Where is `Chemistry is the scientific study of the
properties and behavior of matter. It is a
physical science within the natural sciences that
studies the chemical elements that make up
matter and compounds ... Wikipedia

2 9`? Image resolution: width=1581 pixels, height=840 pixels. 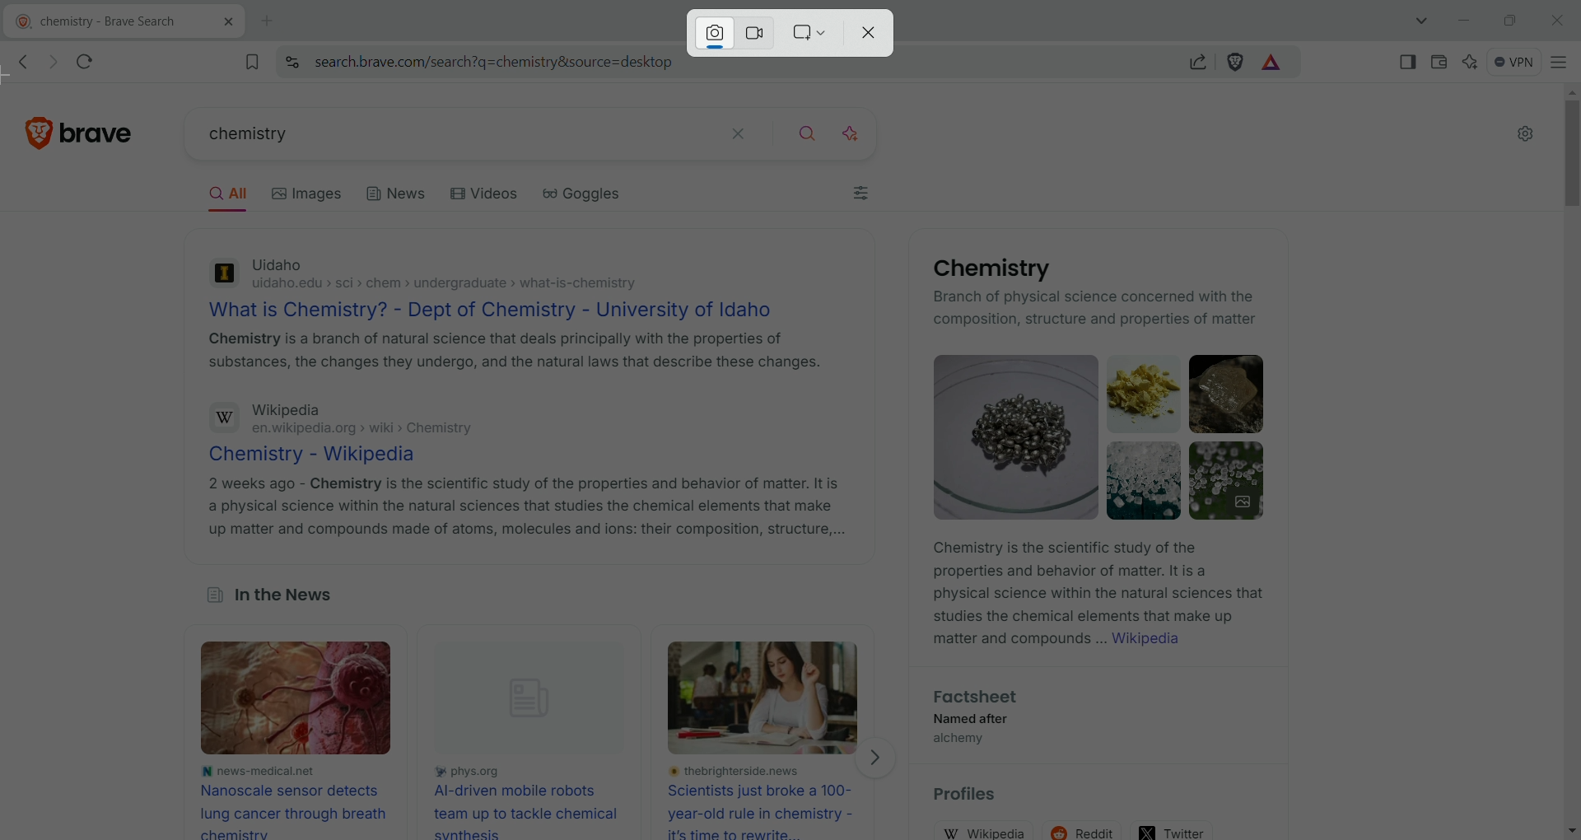 Chemistry is the scientific study of the
properties and behavior of matter. It is a
physical science within the natural sciences that
studies the chemical elements that make up
matter and compounds ... Wikipedia

2 9 is located at coordinates (1095, 598).